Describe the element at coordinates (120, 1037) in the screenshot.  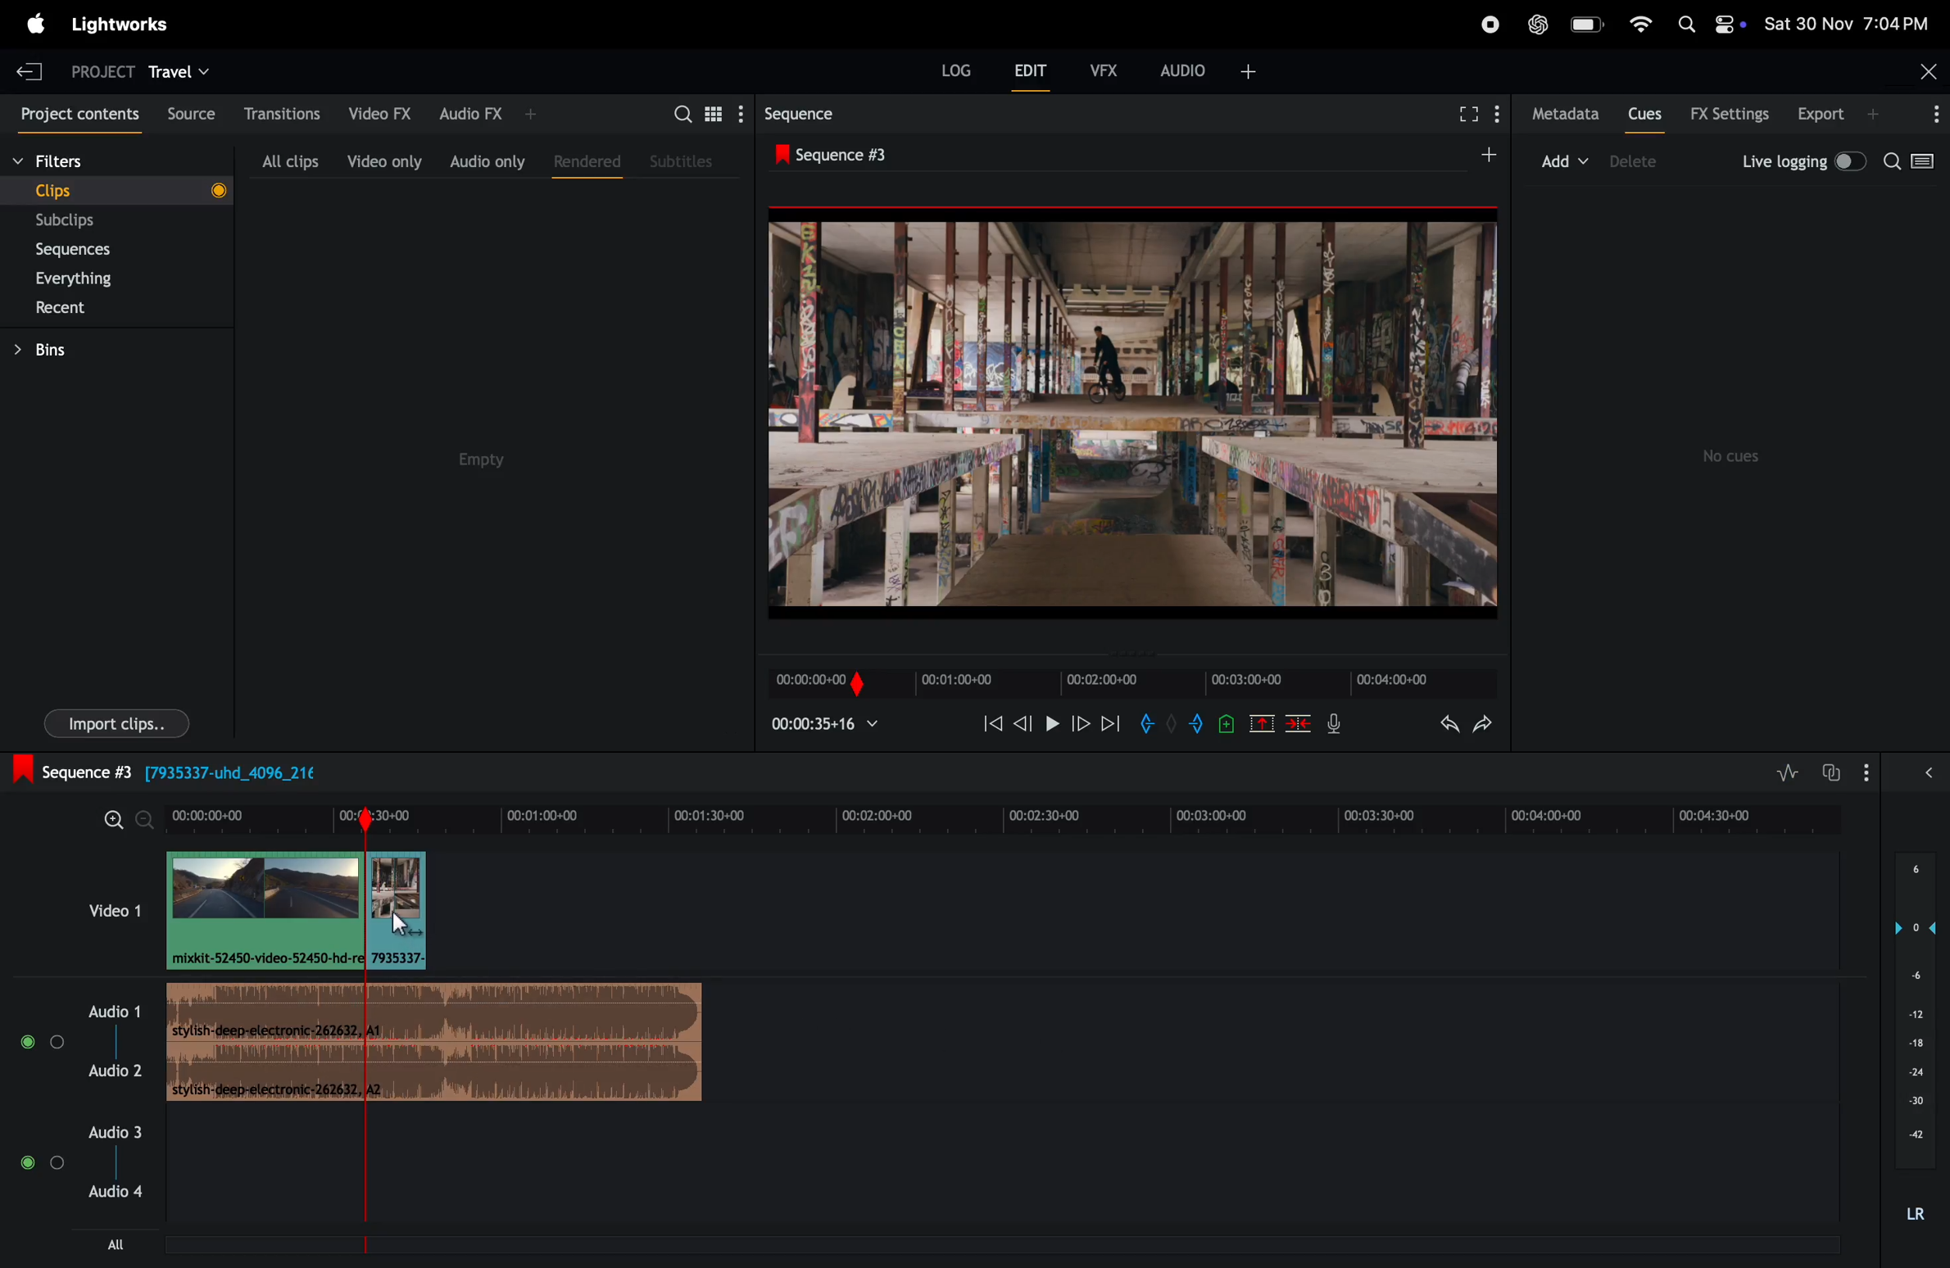
I see `Audio 1 -- Audio 2` at that location.